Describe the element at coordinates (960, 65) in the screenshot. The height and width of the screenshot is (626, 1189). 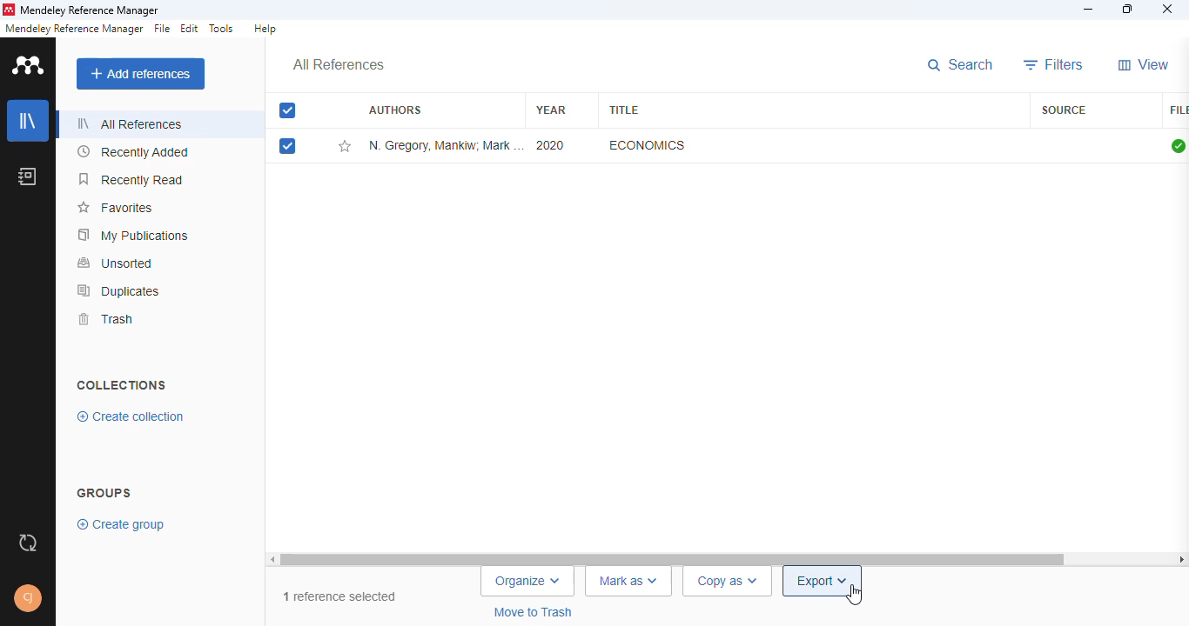
I see `search` at that location.